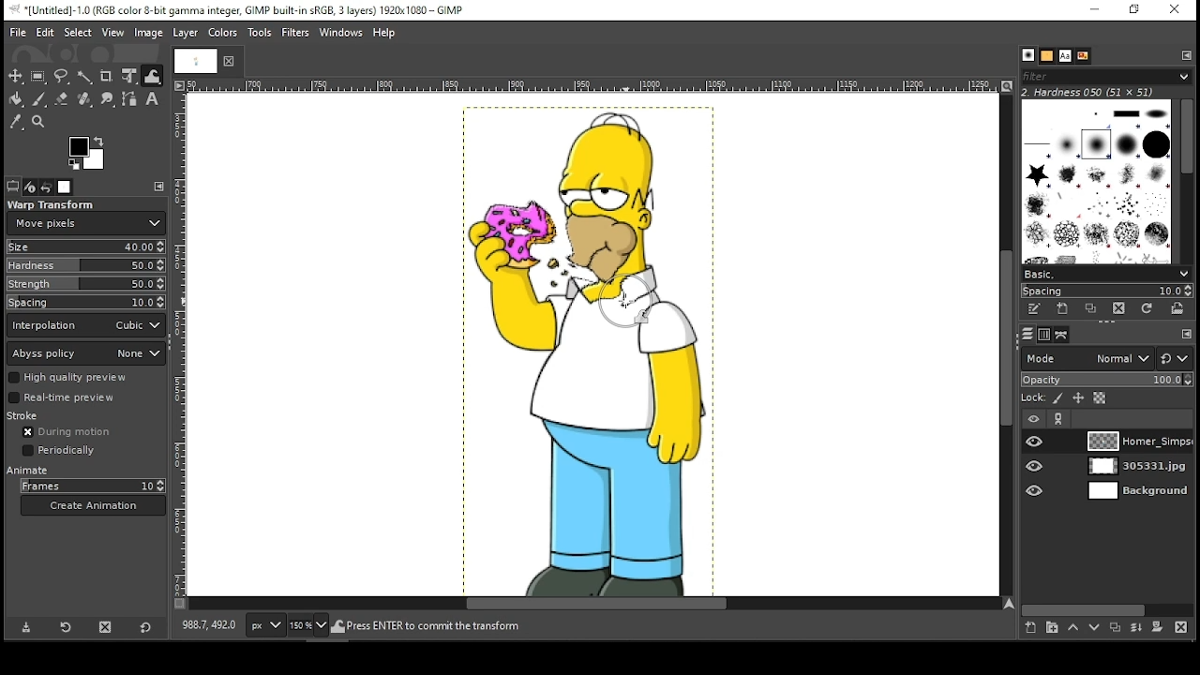  I want to click on stroke, so click(34, 416).